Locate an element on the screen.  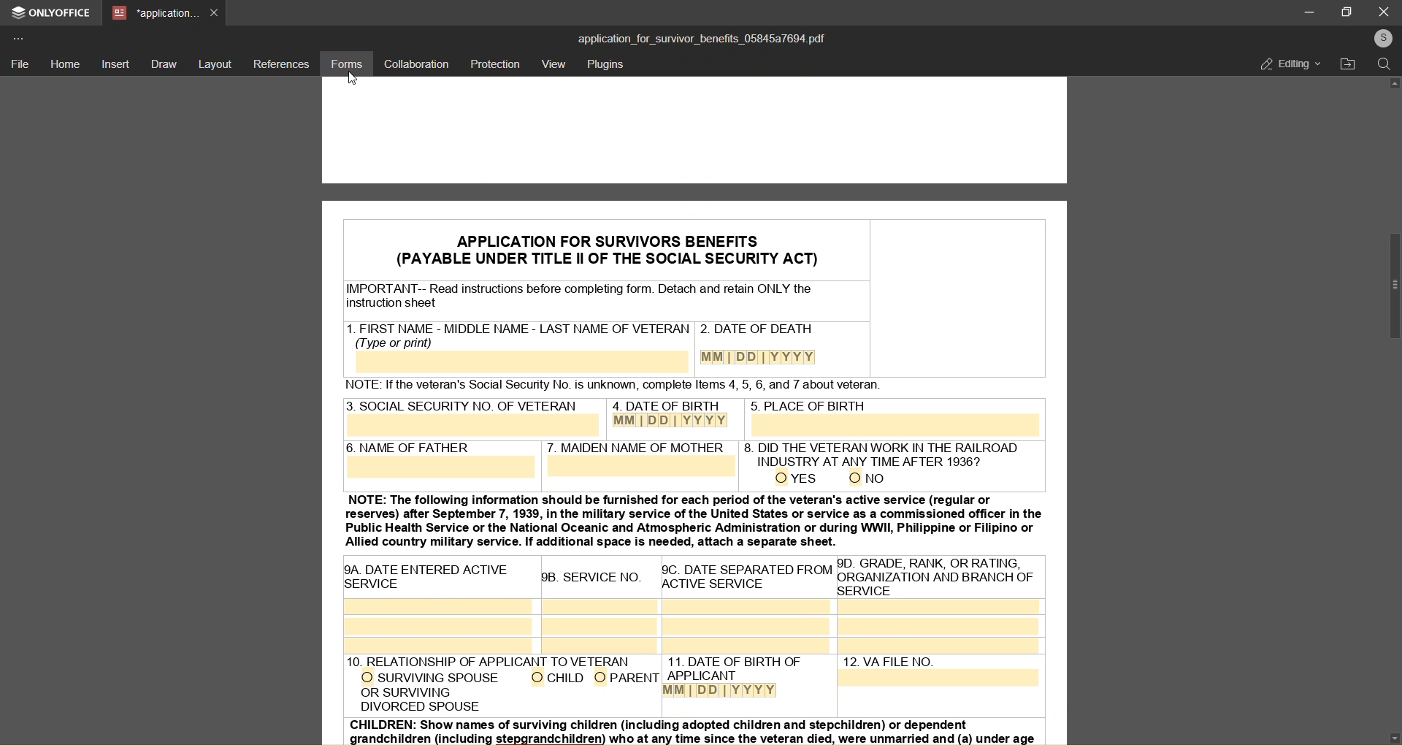
draw is located at coordinates (164, 64).